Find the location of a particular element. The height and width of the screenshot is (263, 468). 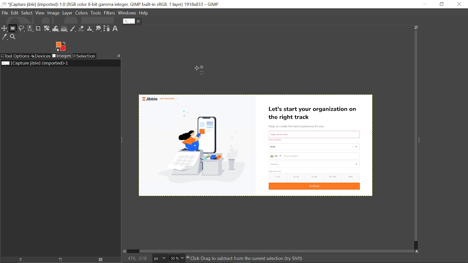

Close tab is located at coordinates (139, 21).